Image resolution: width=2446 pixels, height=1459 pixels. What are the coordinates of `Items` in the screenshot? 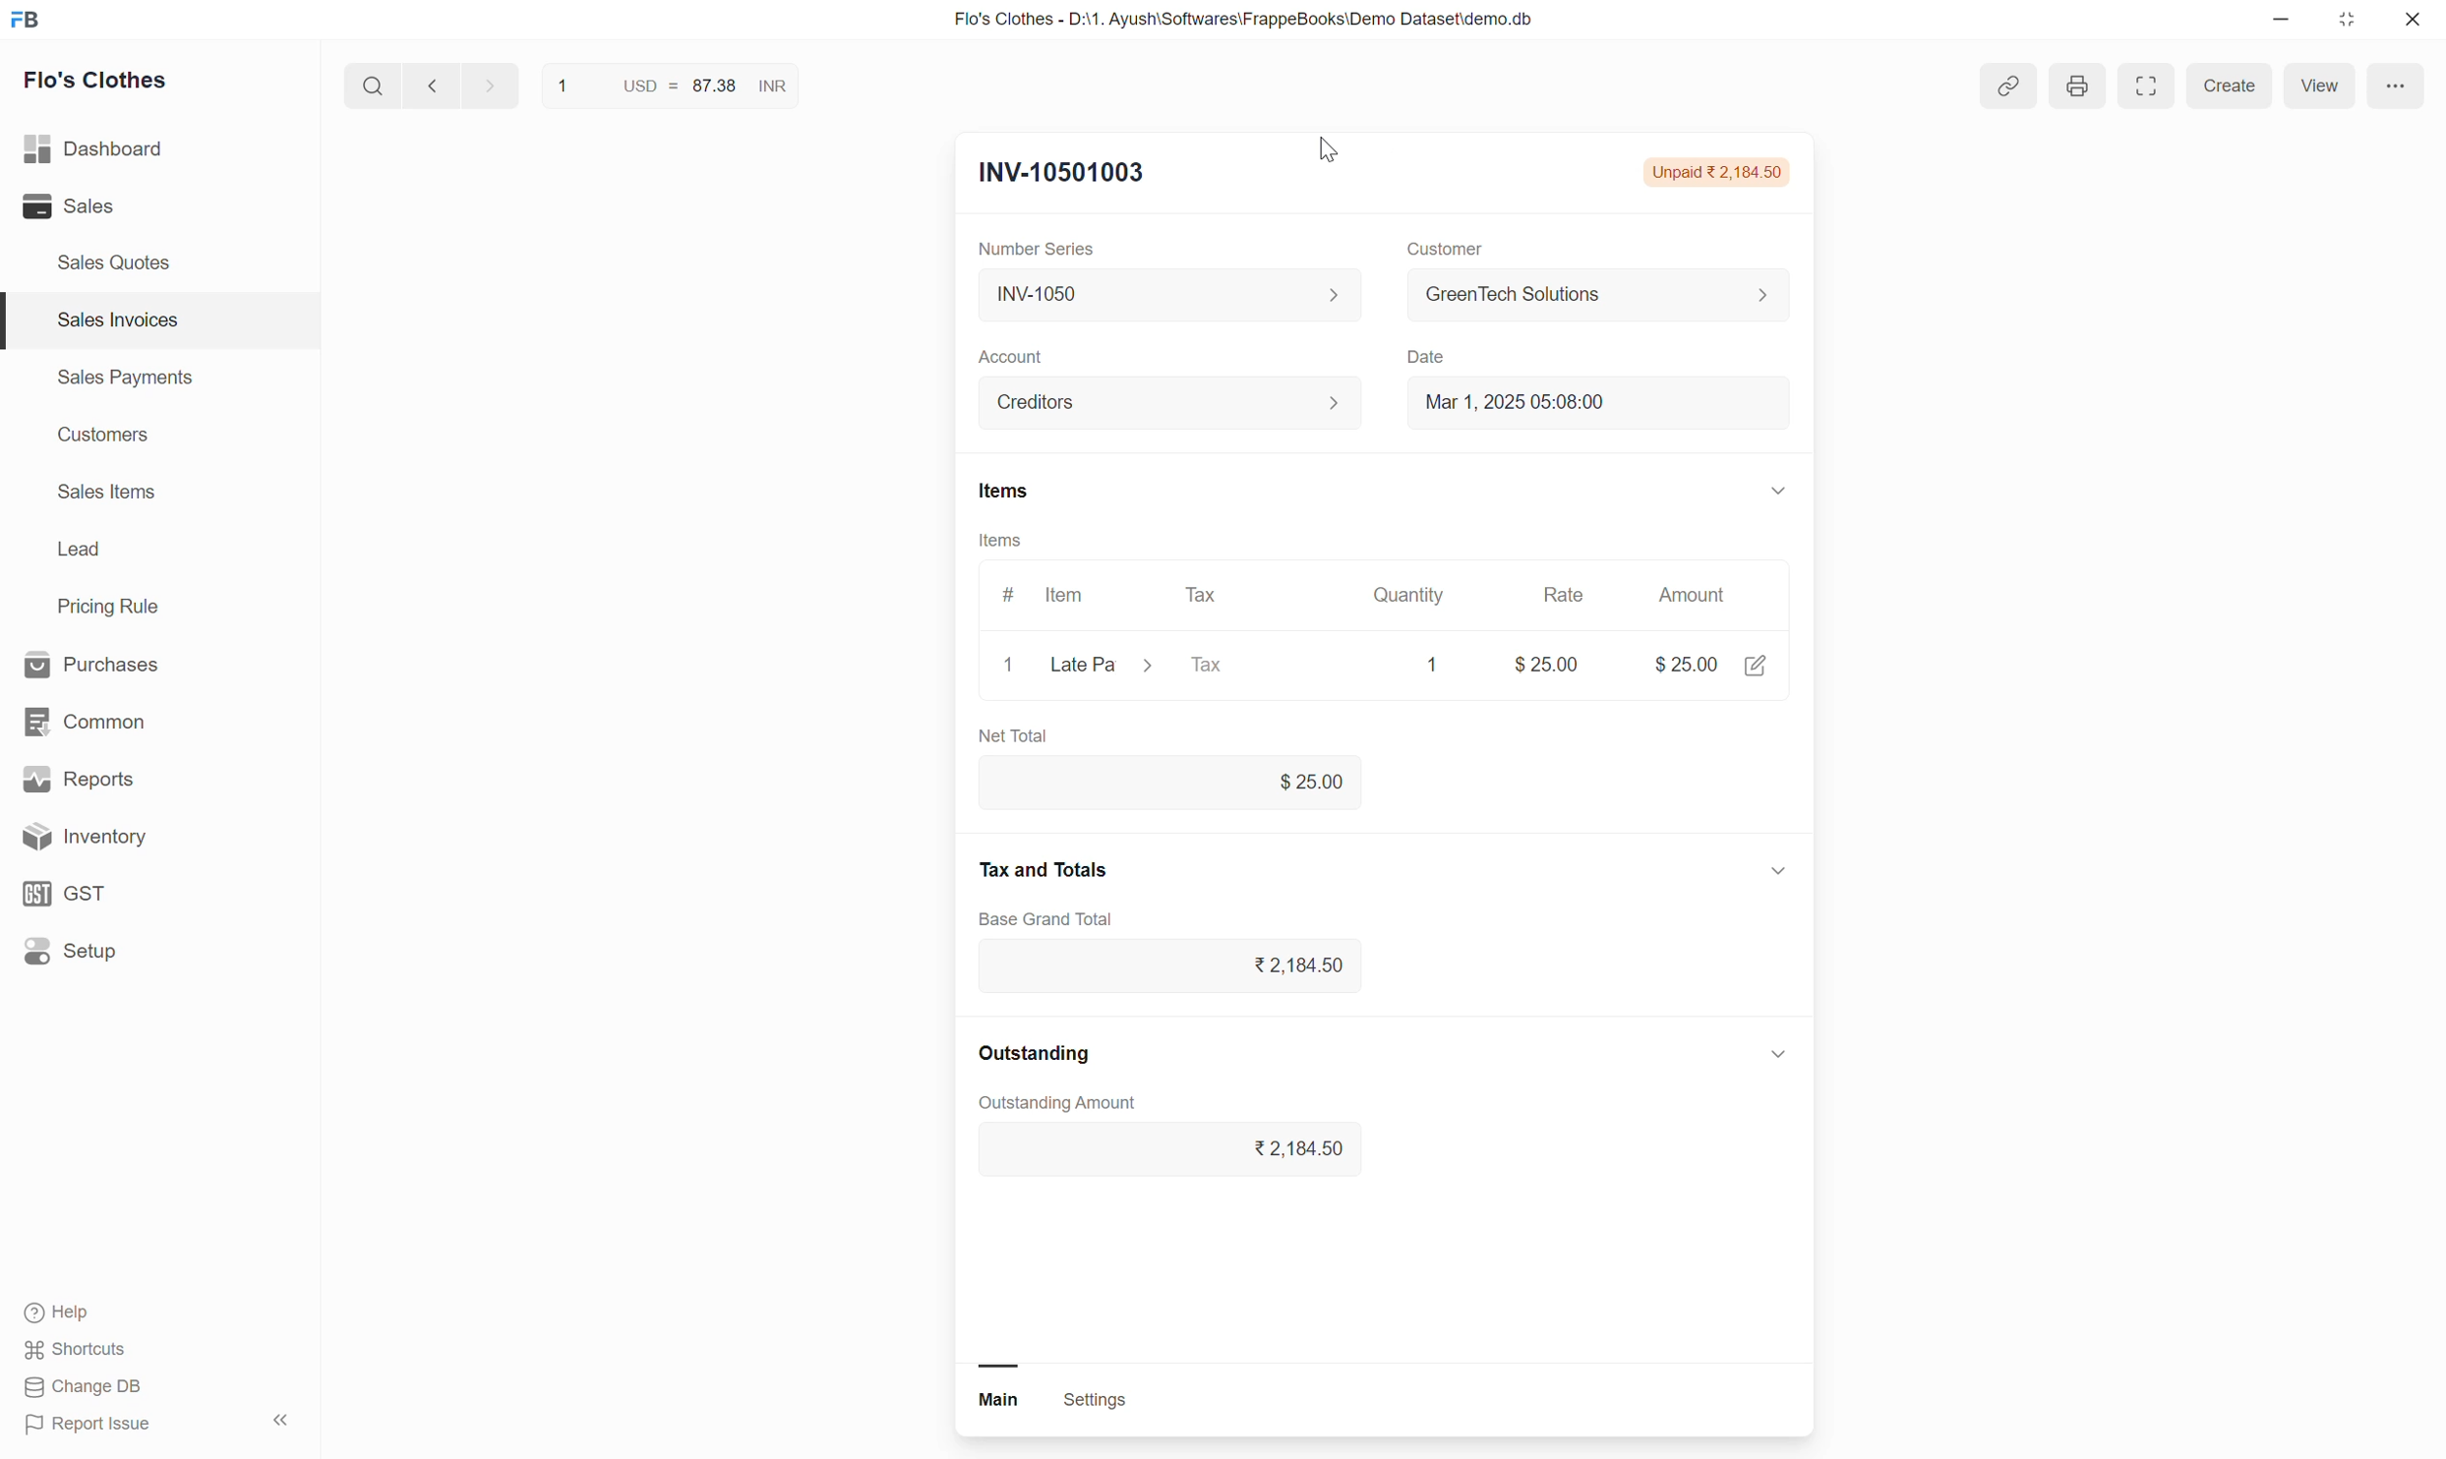 It's located at (1025, 490).